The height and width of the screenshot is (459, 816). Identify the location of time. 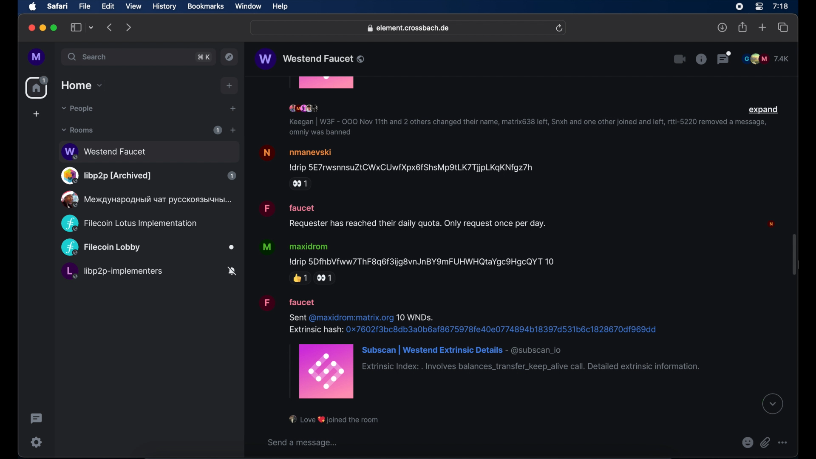
(780, 6).